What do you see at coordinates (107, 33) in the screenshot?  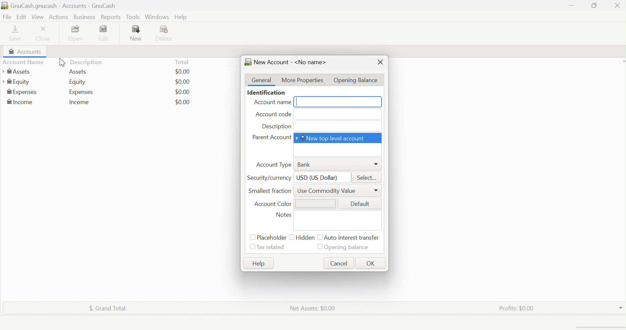 I see `Edit` at bounding box center [107, 33].